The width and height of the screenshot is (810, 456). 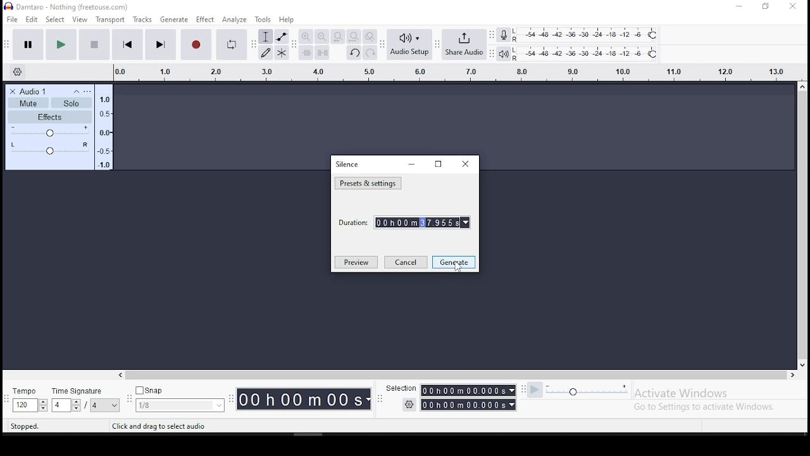 I want to click on multi tool, so click(x=282, y=53).